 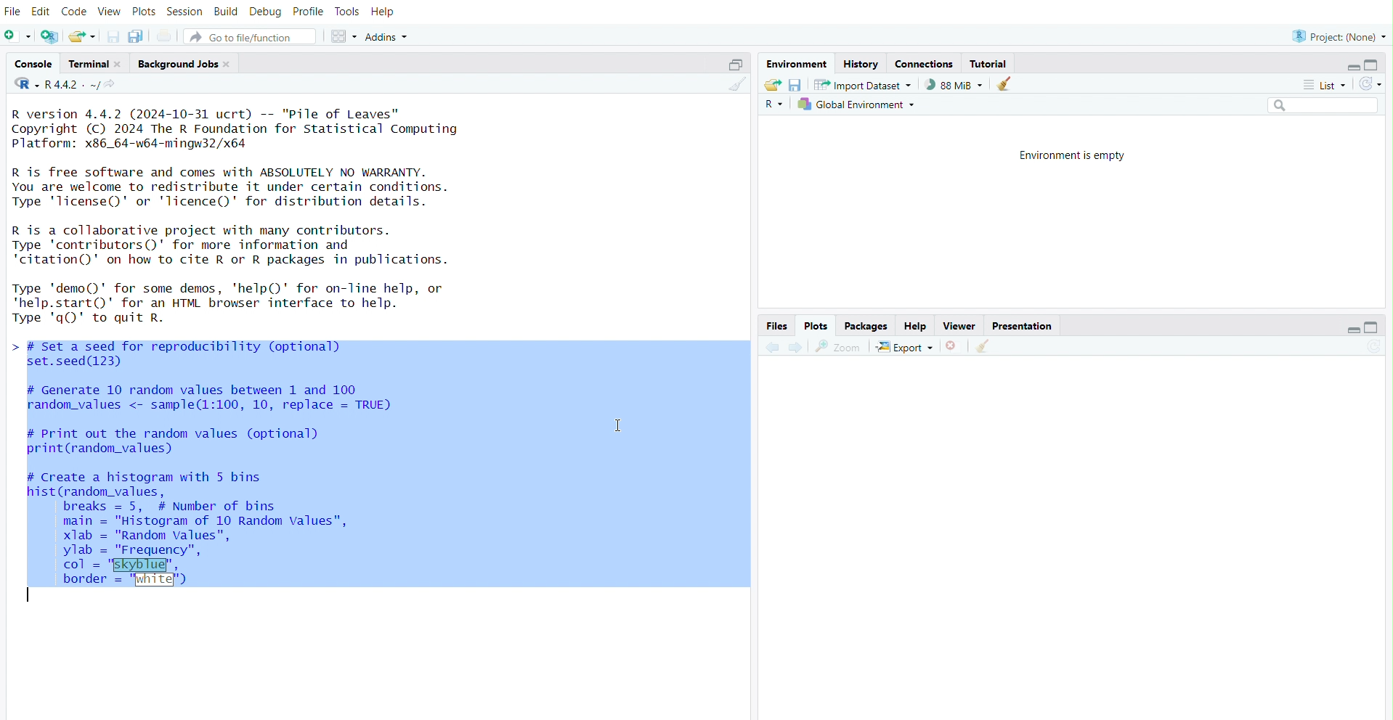 What do you see at coordinates (266, 127) in the screenshot?
I see `version of R` at bounding box center [266, 127].